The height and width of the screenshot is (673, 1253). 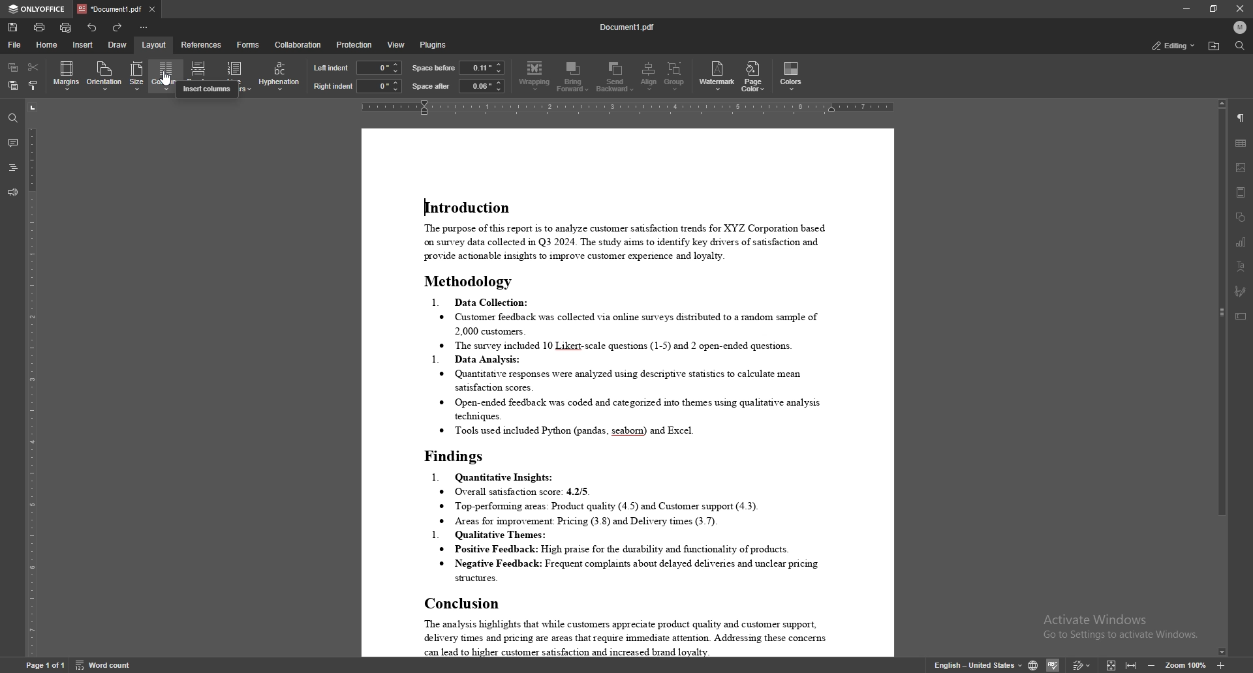 I want to click on page, so click(x=45, y=665).